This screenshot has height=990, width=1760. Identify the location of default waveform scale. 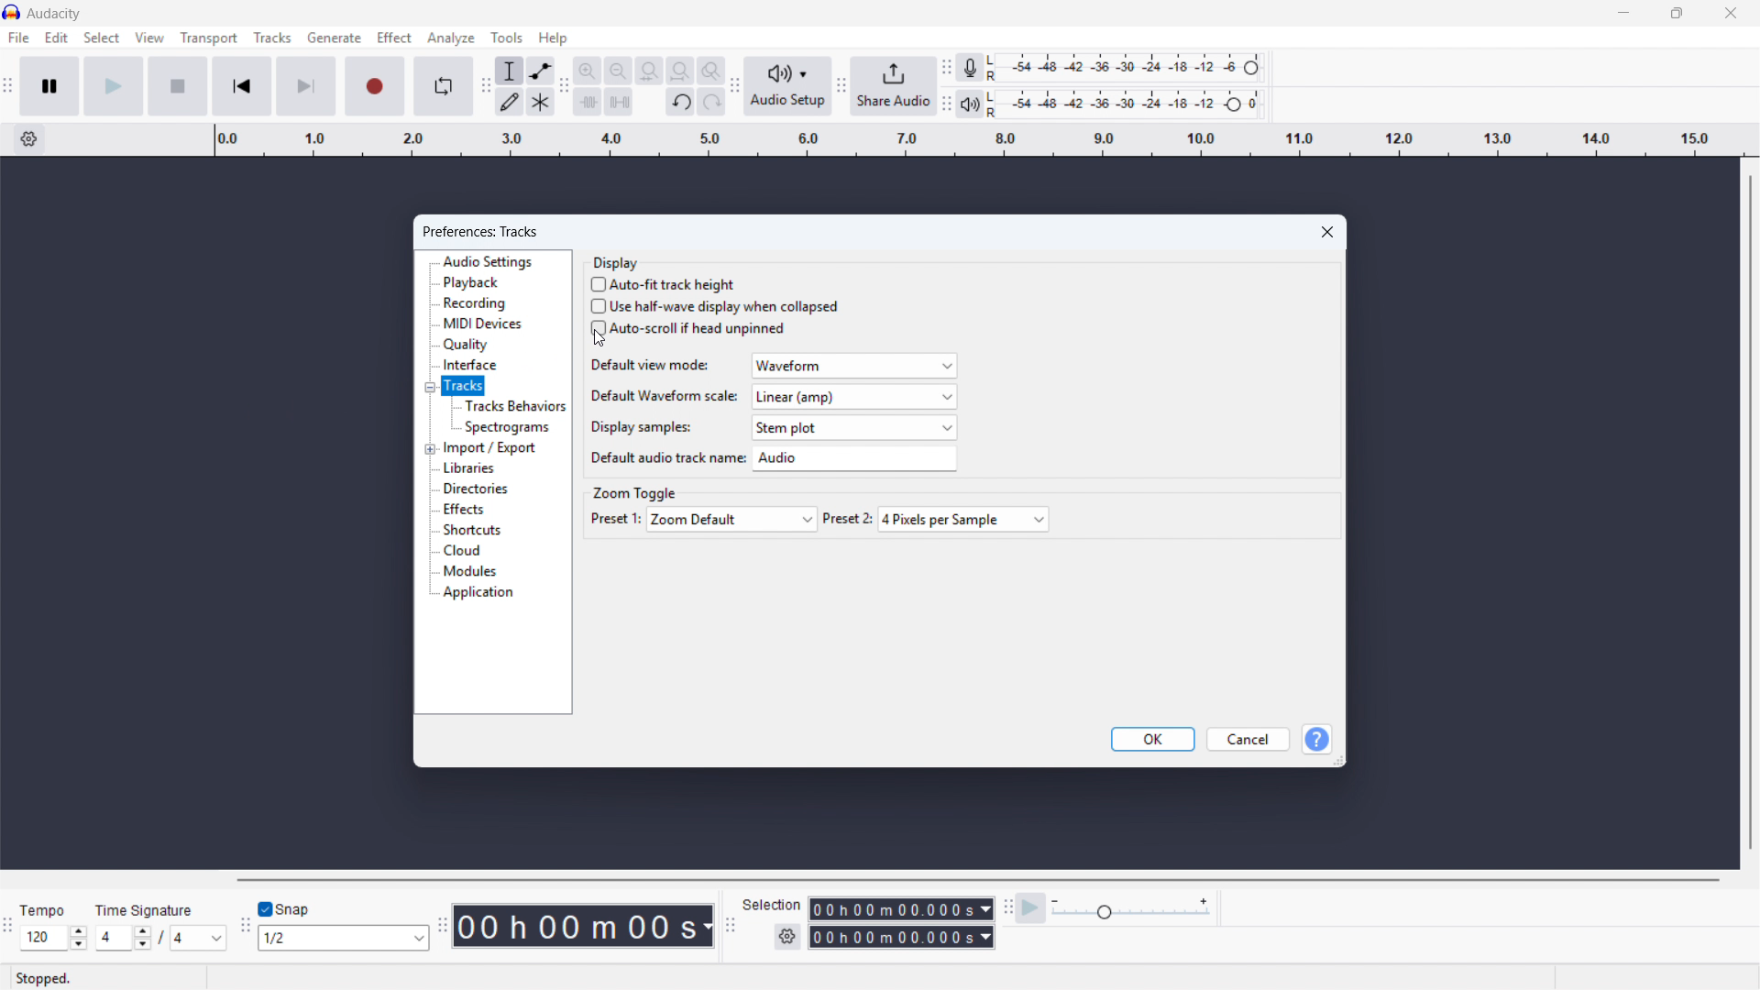
(772, 397).